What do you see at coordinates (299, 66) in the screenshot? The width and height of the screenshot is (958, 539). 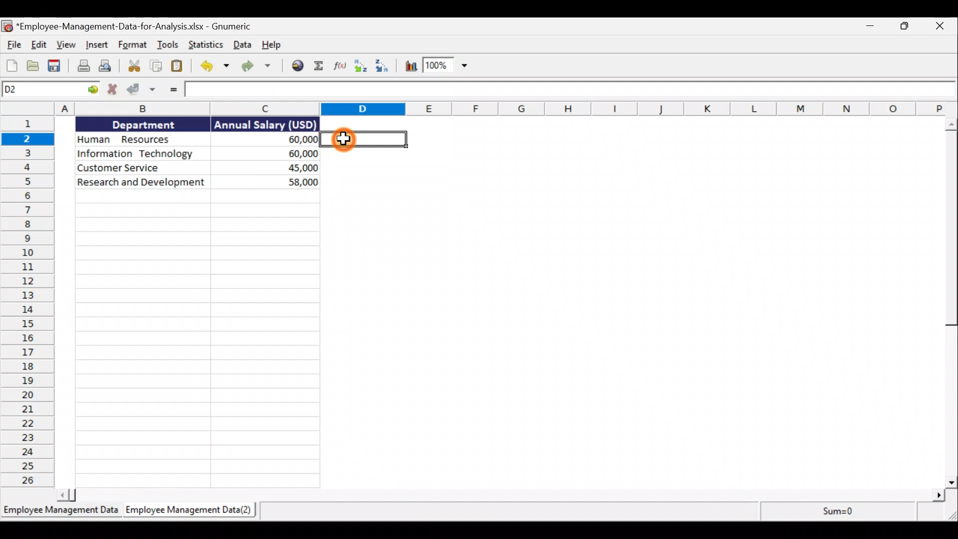 I see `Insert a hyperlink` at bounding box center [299, 66].